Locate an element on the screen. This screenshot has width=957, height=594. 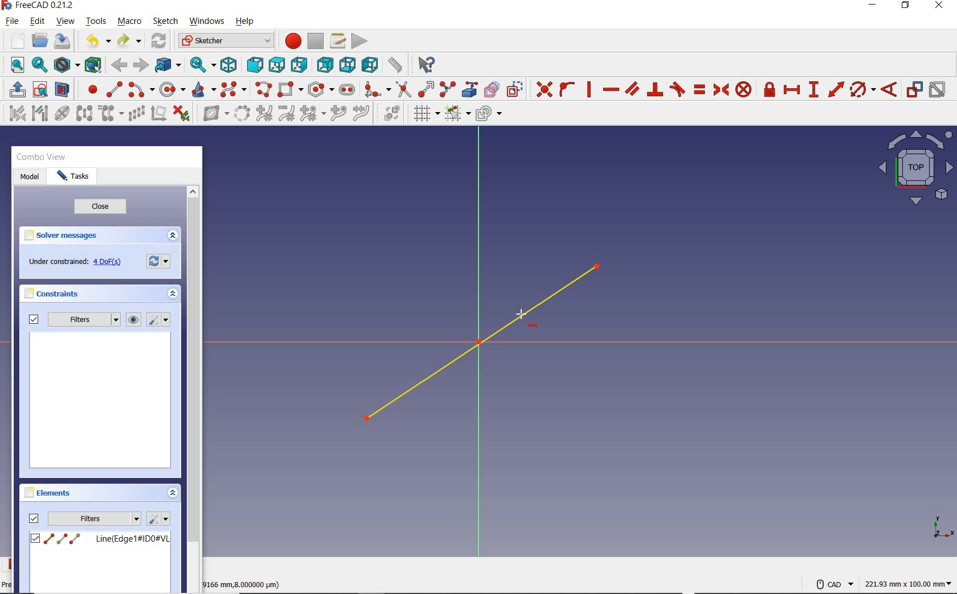
FIT ALL is located at coordinates (14, 65).